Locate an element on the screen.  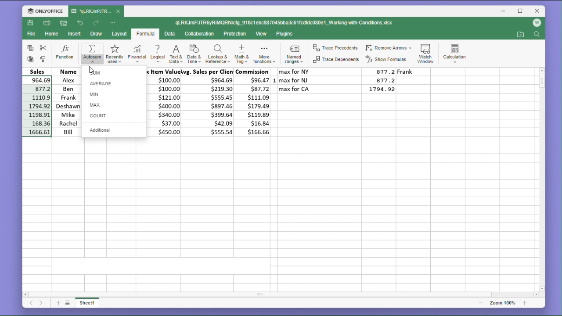
onlyoffice is located at coordinates (43, 11).